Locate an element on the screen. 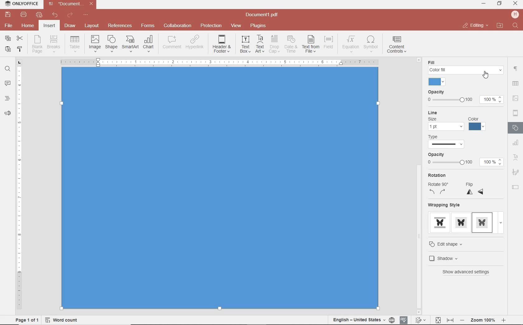  redo is located at coordinates (69, 16).